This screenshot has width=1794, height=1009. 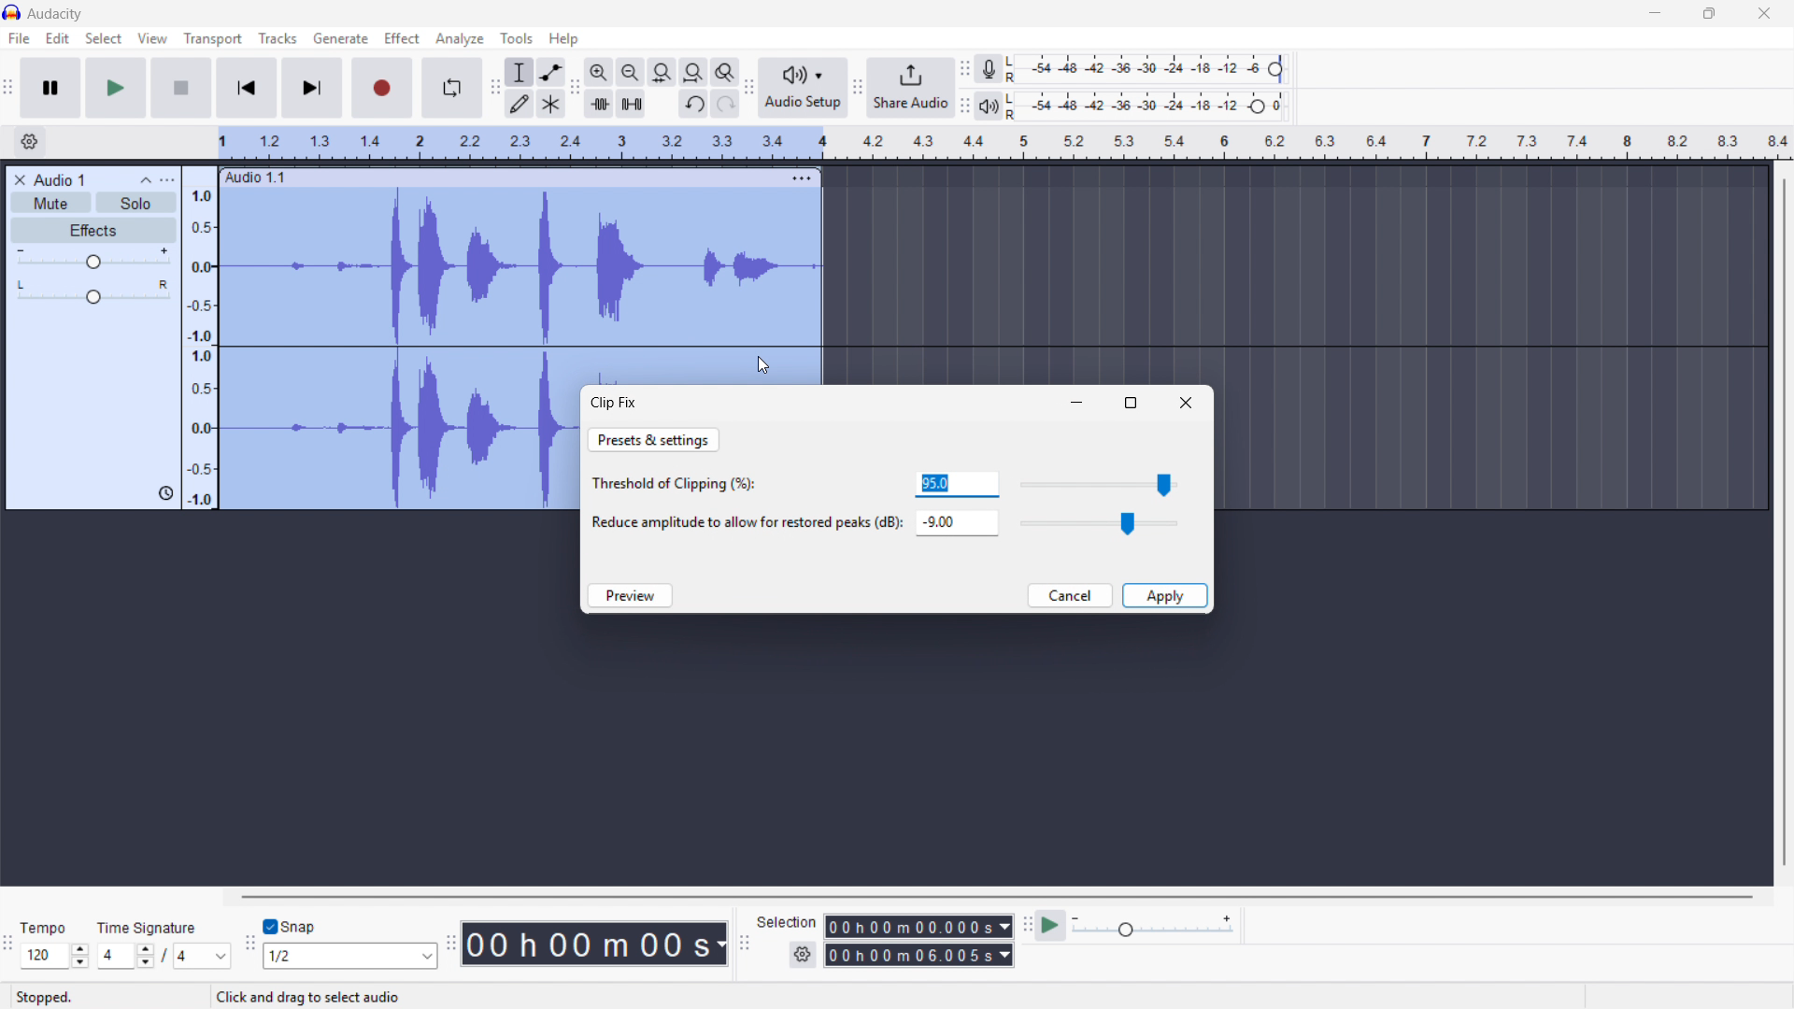 What do you see at coordinates (682, 486) in the screenshot?
I see `threshold of clipping` at bounding box center [682, 486].